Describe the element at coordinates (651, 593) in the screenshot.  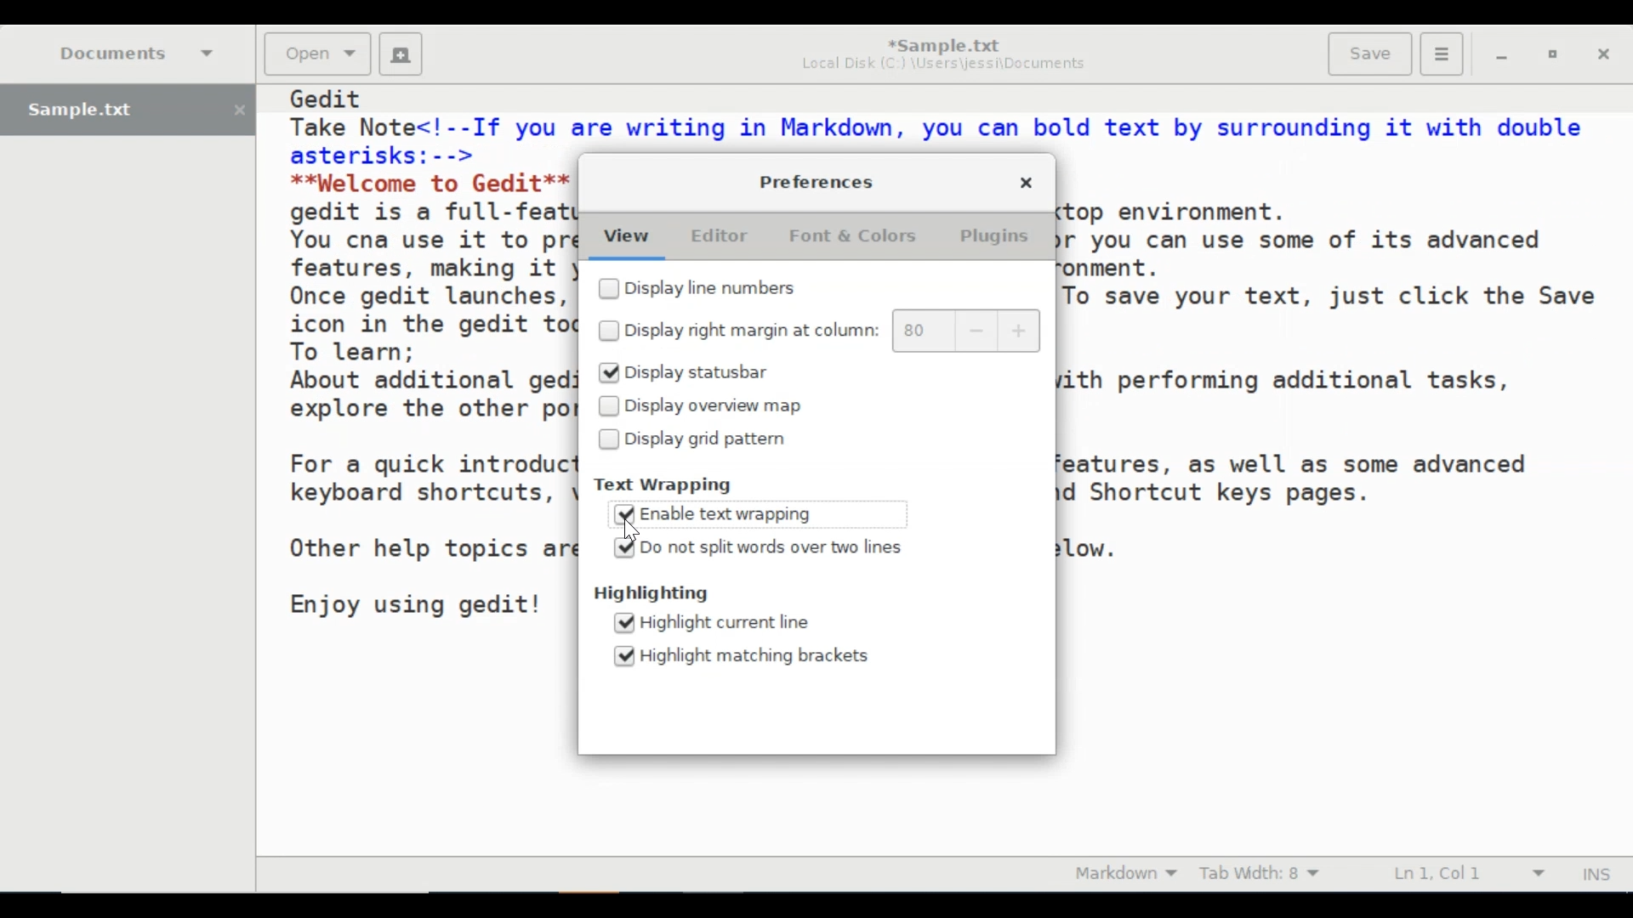
I see `Highlighting` at that location.